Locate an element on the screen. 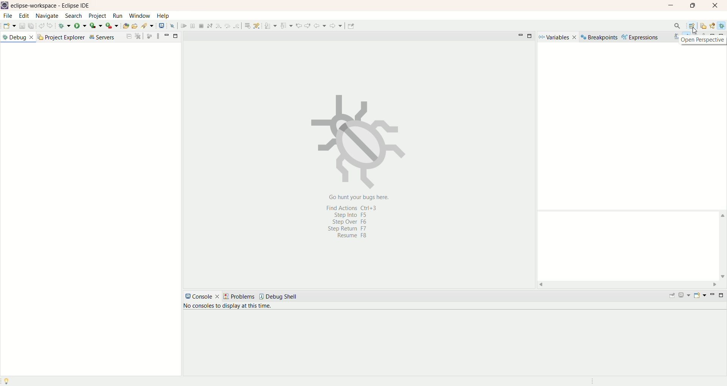  open console is located at coordinates (699, 295).